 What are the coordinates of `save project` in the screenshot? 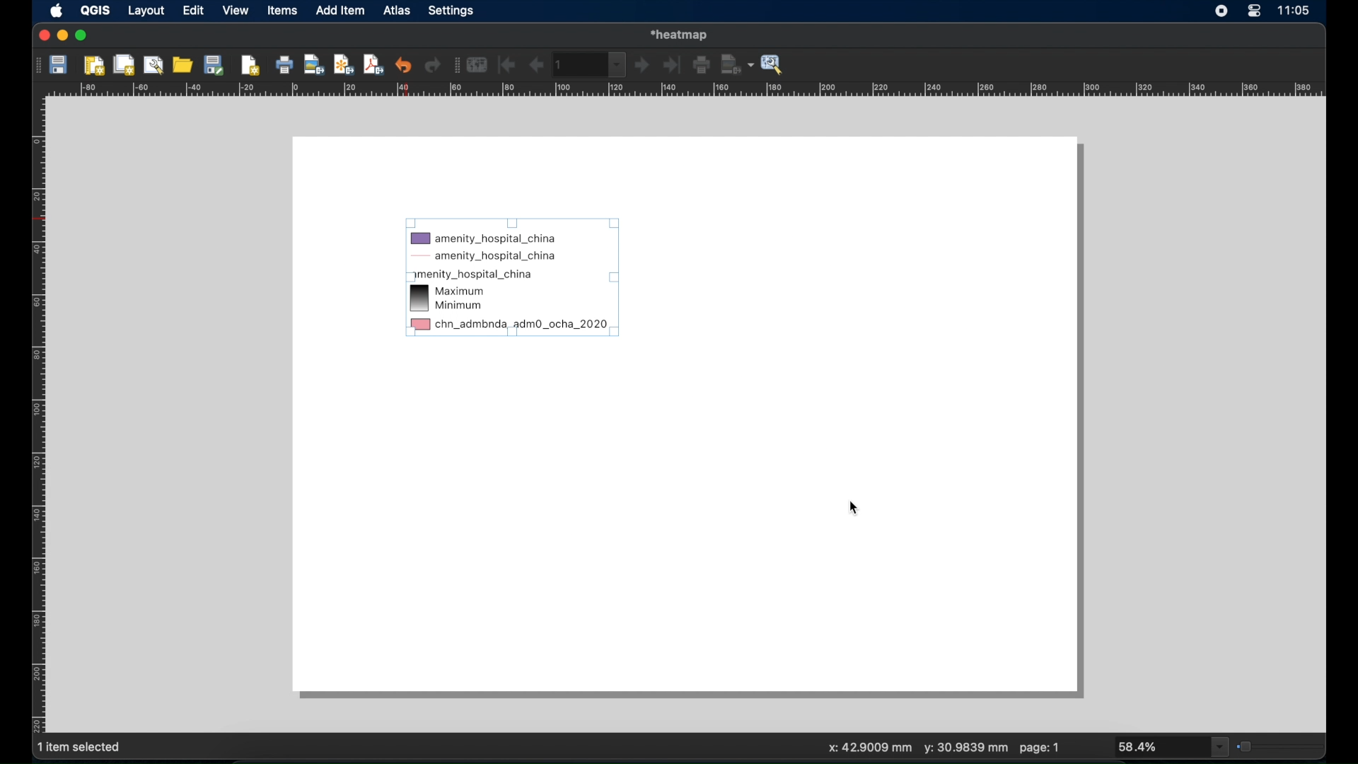 It's located at (60, 66).